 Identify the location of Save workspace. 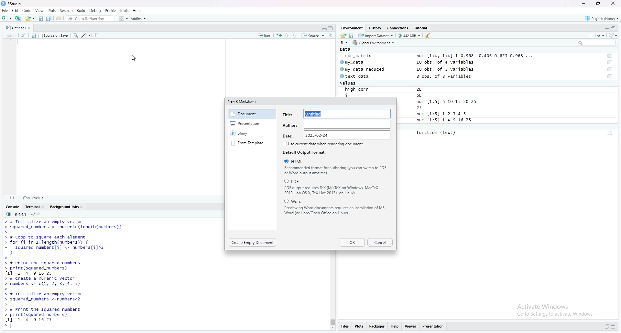
(351, 36).